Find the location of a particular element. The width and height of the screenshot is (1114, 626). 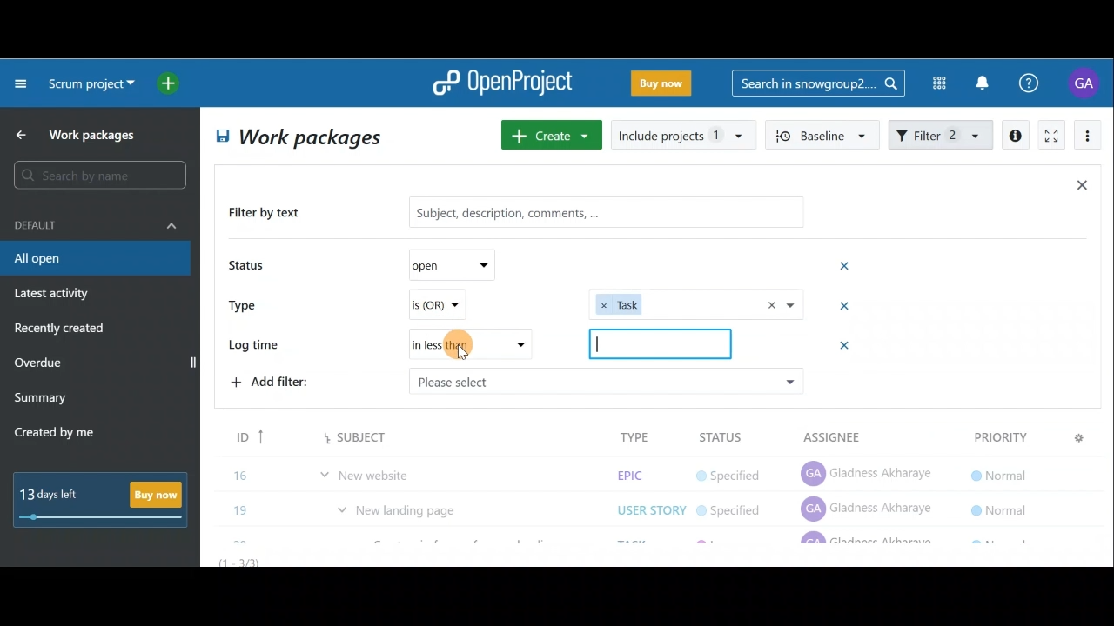

open is located at coordinates (460, 263).